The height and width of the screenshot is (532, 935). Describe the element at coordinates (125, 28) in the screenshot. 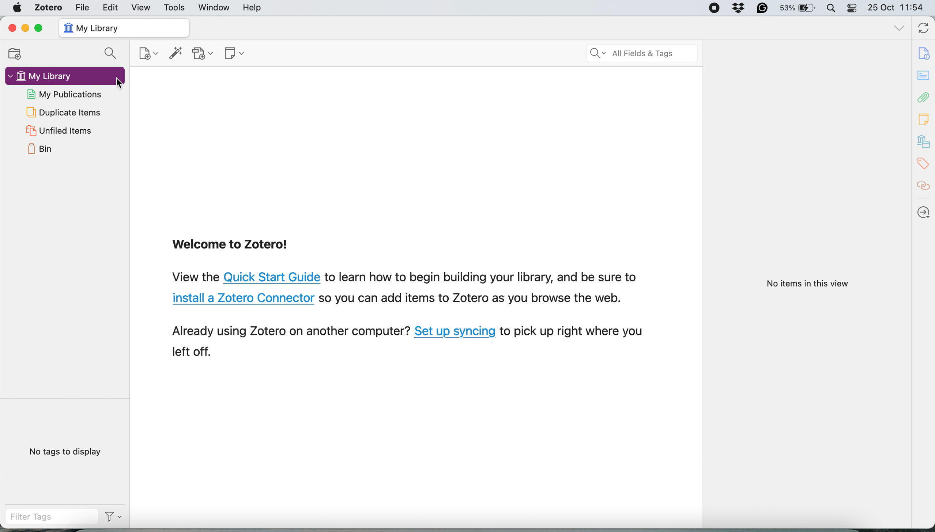

I see `my library` at that location.